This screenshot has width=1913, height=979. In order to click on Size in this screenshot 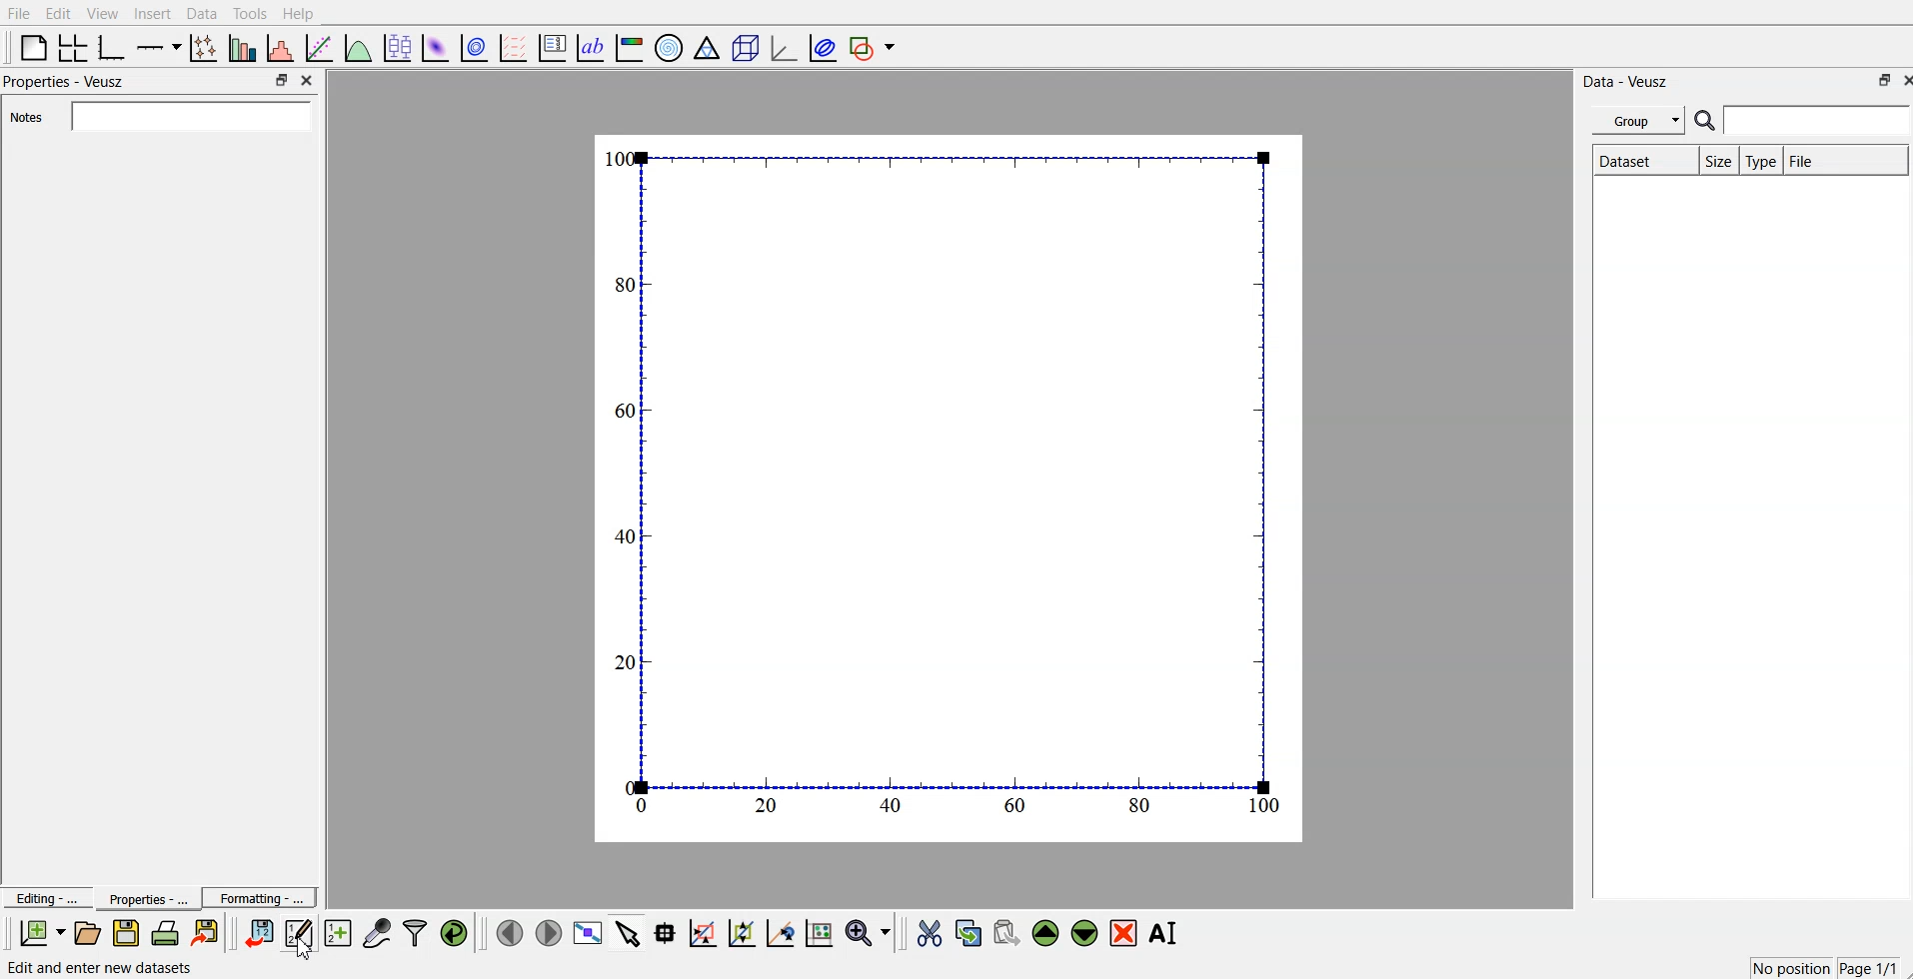, I will do `click(1714, 161)`.